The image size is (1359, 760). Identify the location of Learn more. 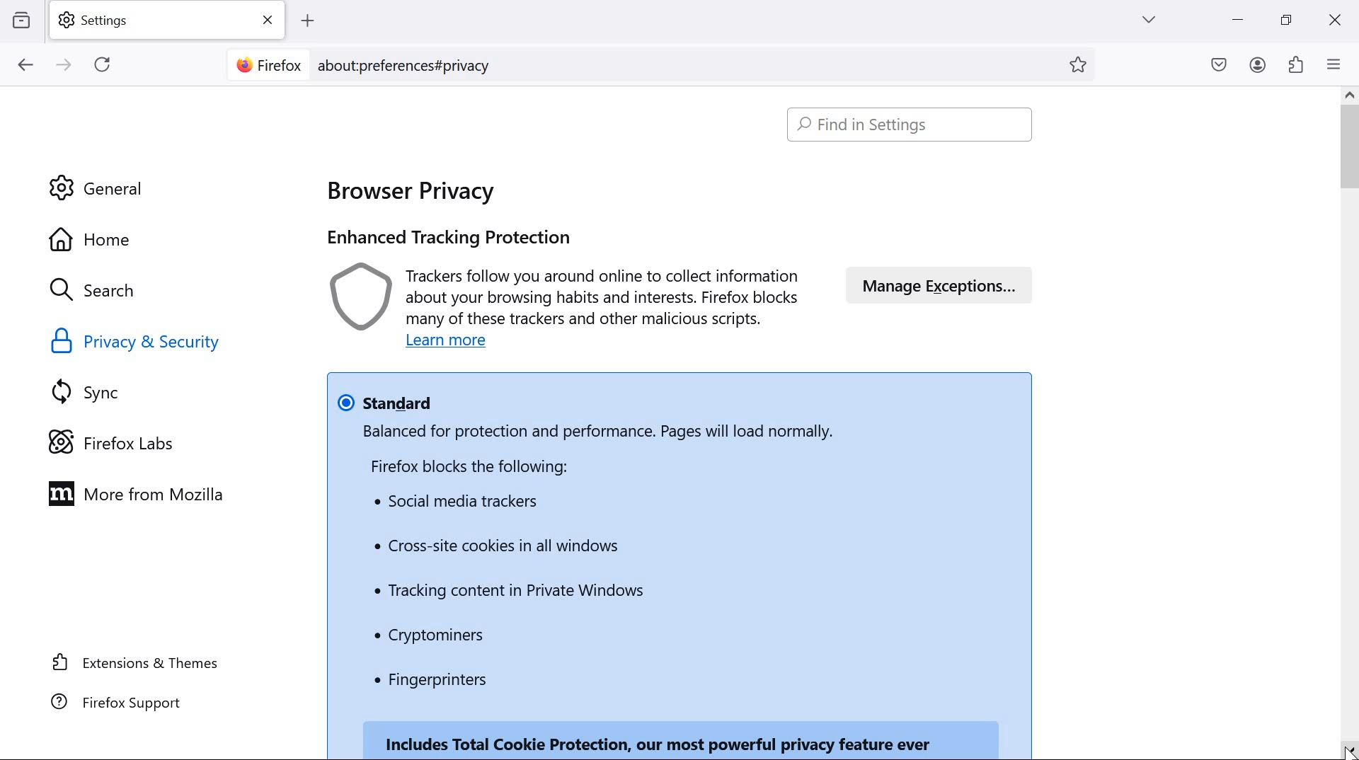
(446, 344).